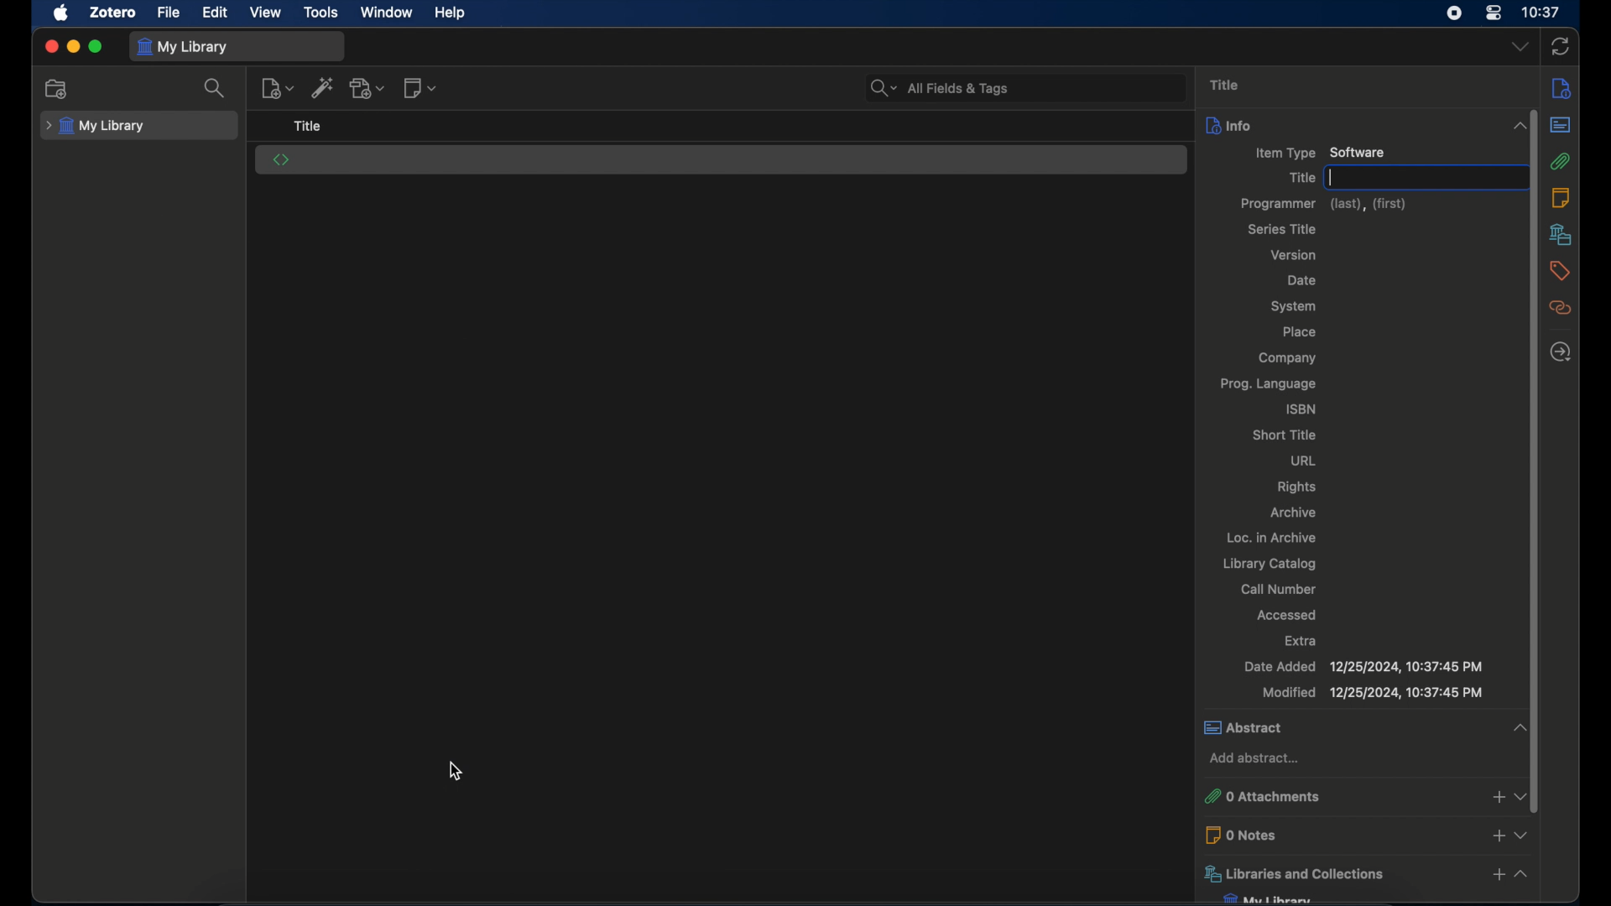  I want to click on add libraries, so click(1494, 875).